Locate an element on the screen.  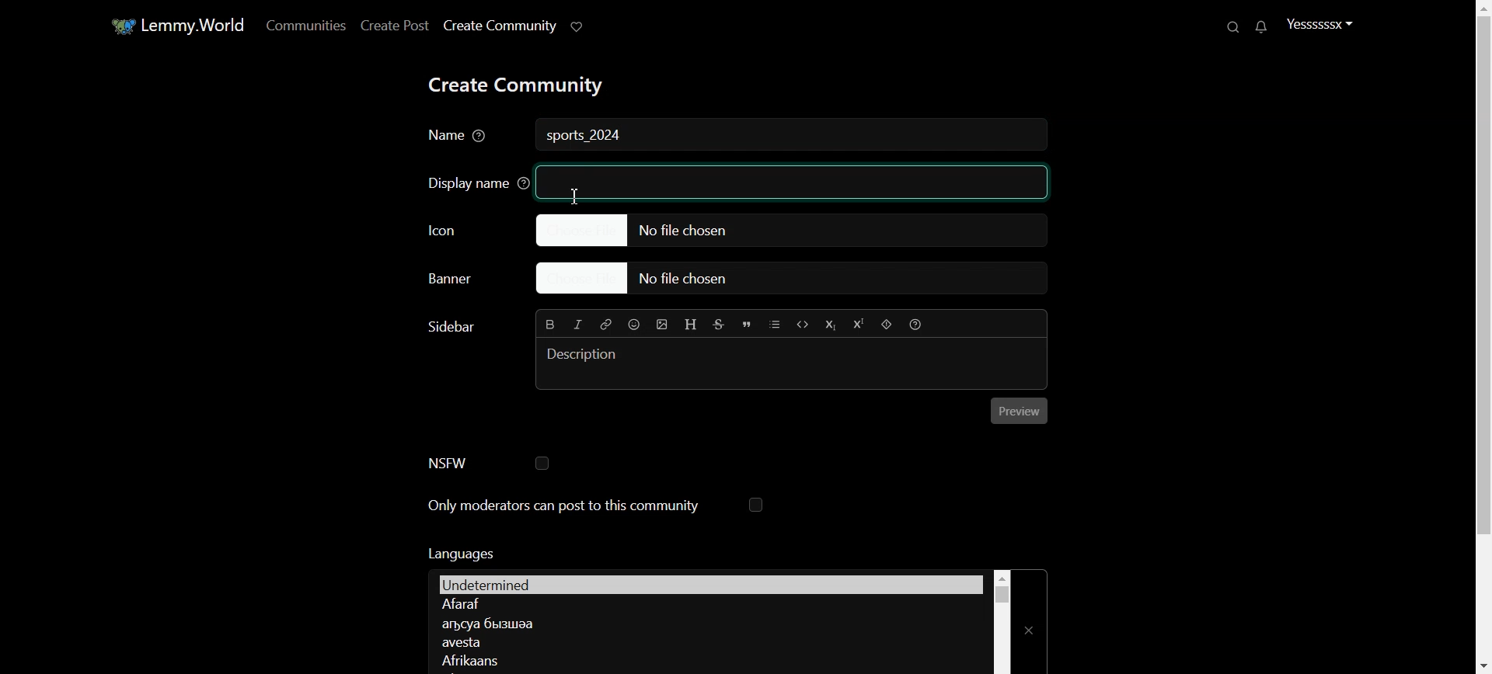
Language is located at coordinates (708, 605).